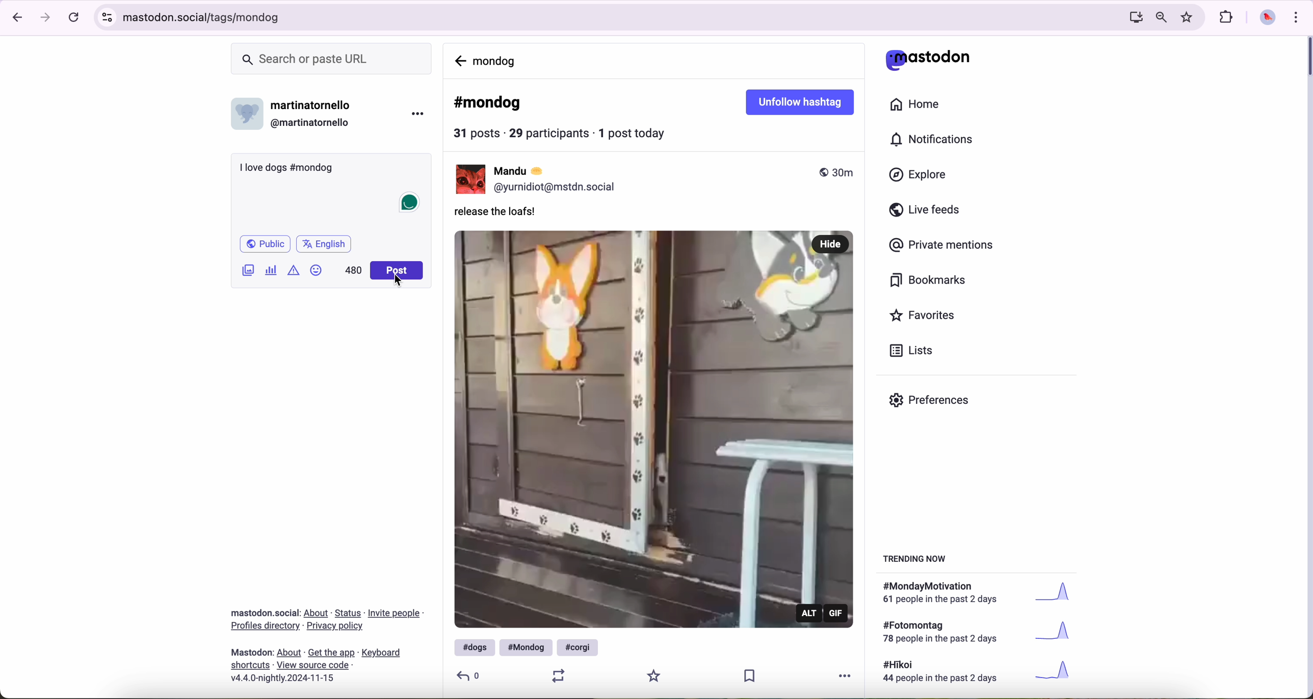  I want to click on version, so click(282, 679).